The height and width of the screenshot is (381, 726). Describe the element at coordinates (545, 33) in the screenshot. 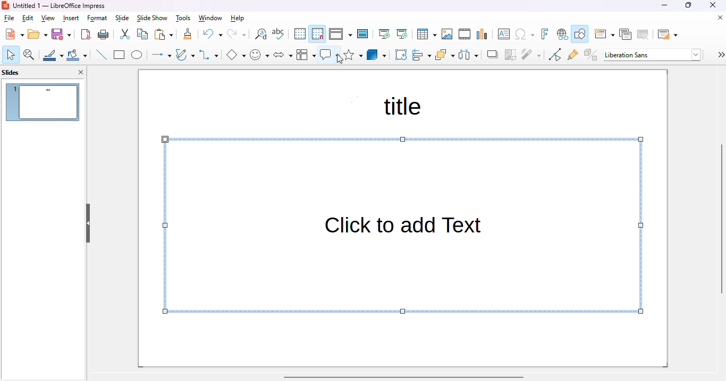

I see `insert fontwork text` at that location.